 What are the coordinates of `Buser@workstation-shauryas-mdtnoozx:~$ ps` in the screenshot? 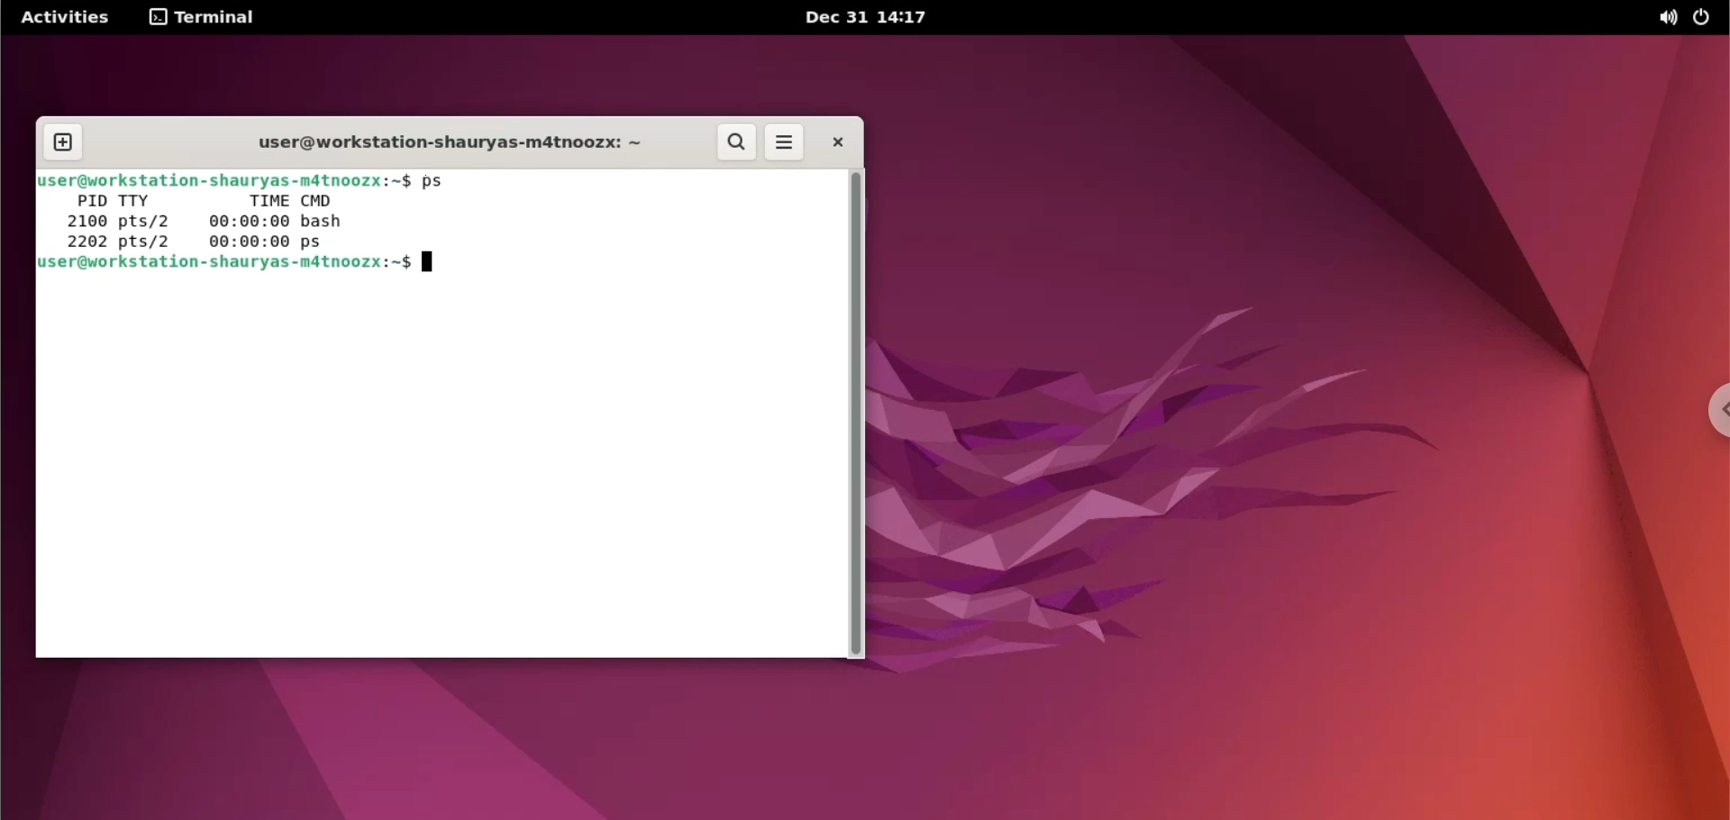 It's located at (236, 178).